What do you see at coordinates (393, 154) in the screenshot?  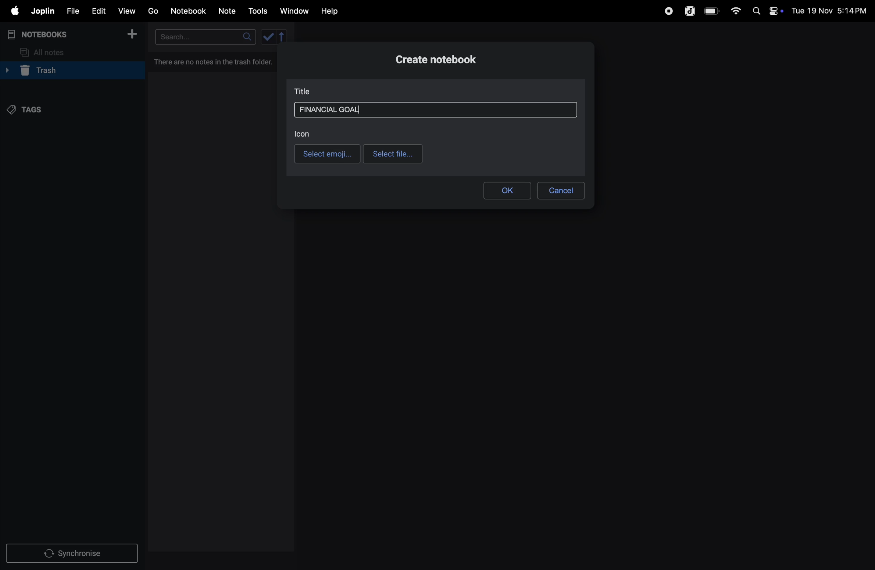 I see `select file` at bounding box center [393, 154].